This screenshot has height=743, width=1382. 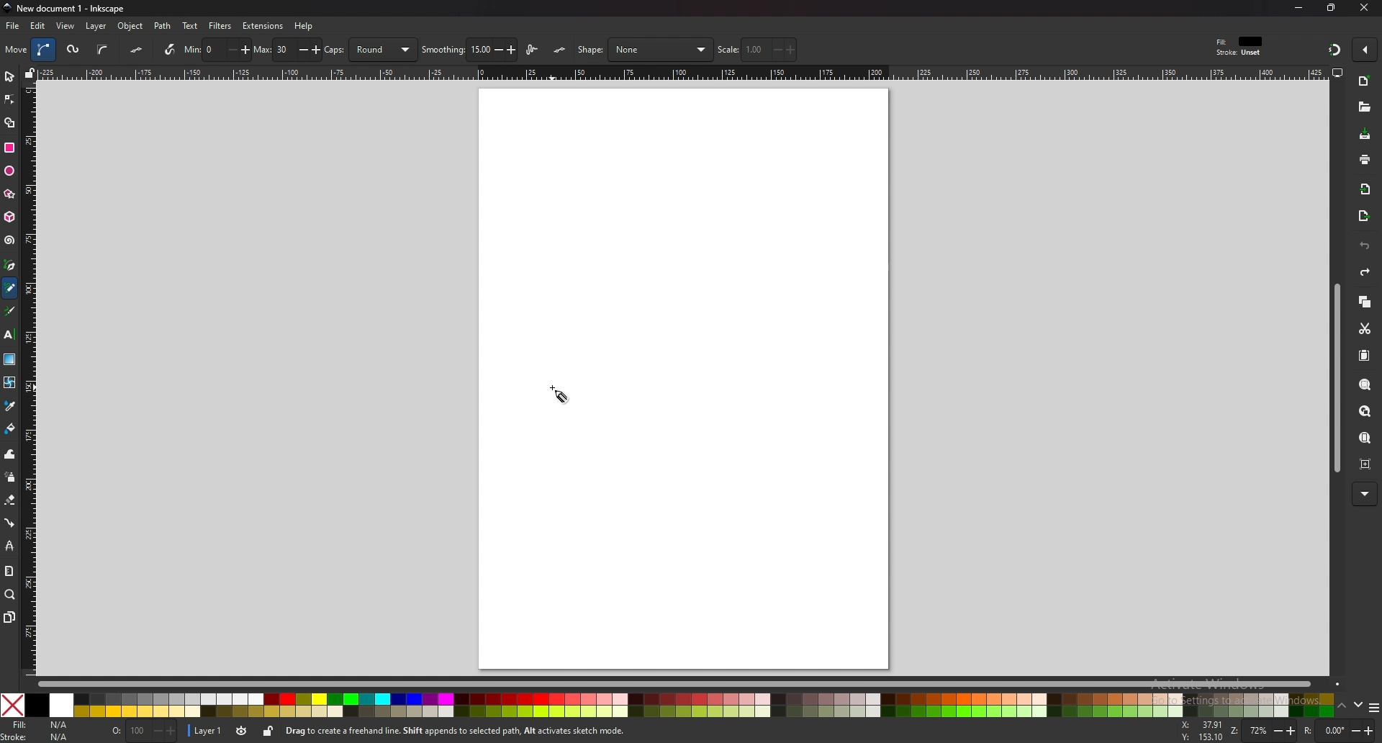 I want to click on scroll bar, so click(x=689, y=685).